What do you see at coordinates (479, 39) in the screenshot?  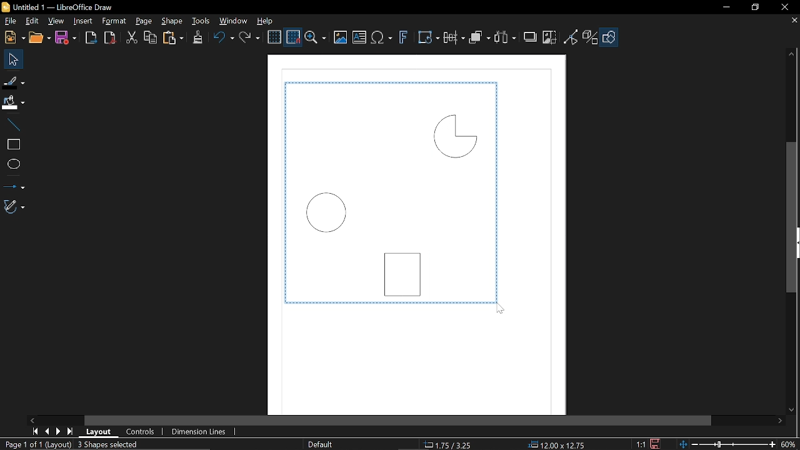 I see `Arrange` at bounding box center [479, 39].